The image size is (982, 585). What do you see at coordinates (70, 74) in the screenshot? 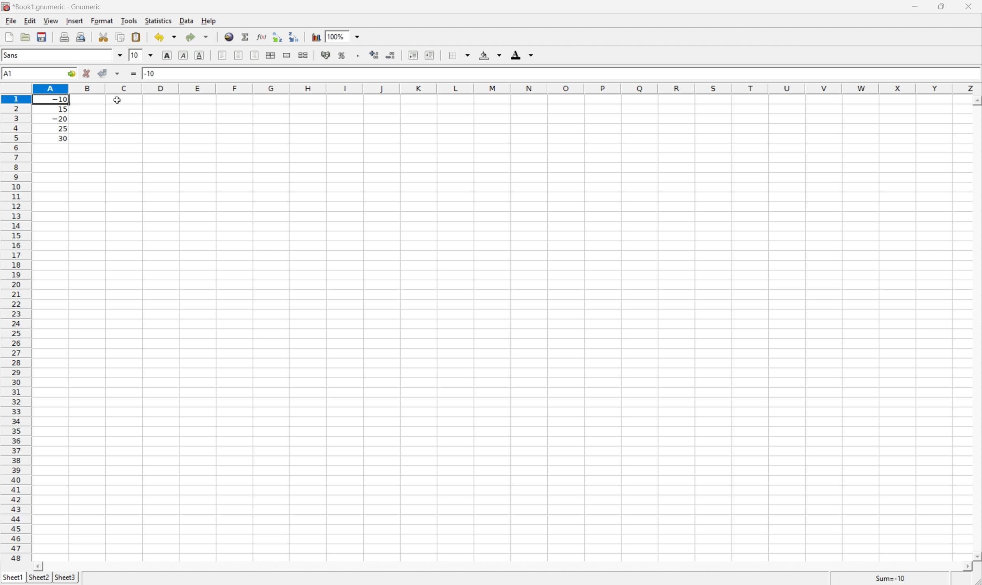
I see `Go to` at bounding box center [70, 74].